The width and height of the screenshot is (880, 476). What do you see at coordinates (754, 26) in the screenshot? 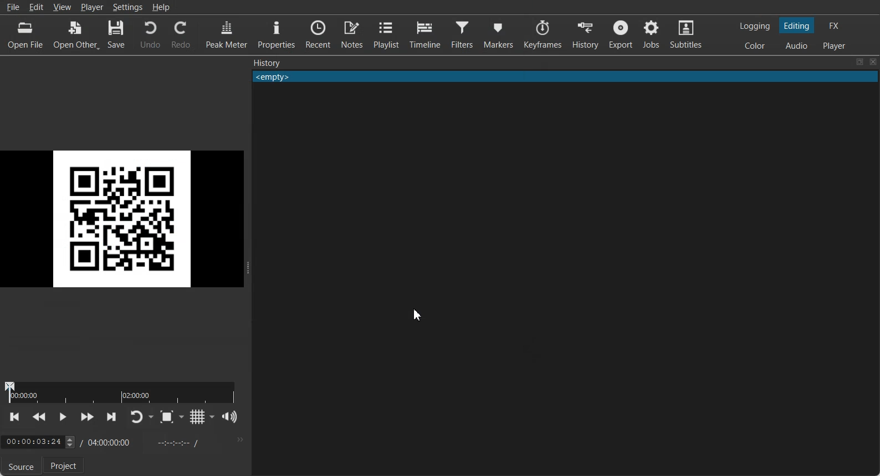
I see `Switching to Logging Layout` at bounding box center [754, 26].